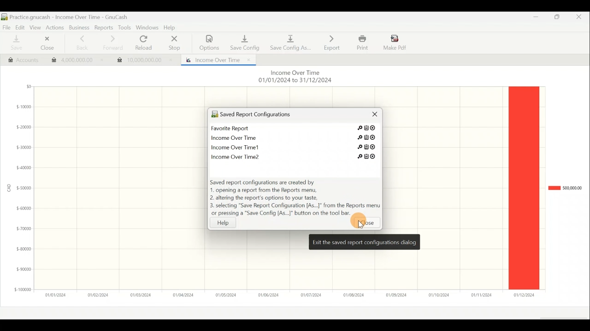 Image resolution: width=590 pixels, height=331 pixels. Describe the element at coordinates (55, 27) in the screenshot. I see `Actions` at that location.